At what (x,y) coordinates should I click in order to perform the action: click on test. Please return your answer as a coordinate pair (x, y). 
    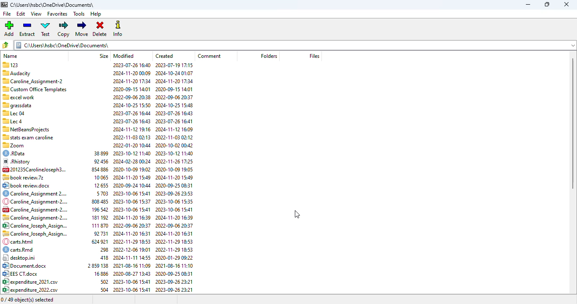
    Looking at the image, I should click on (46, 29).